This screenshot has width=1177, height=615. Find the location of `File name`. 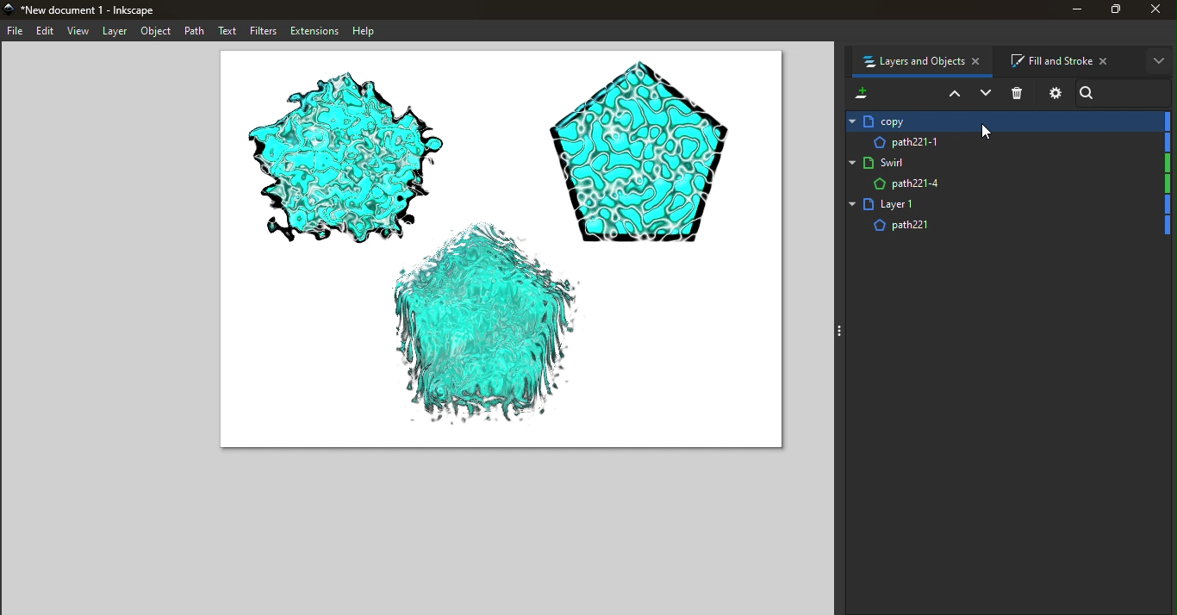

File name is located at coordinates (92, 10).